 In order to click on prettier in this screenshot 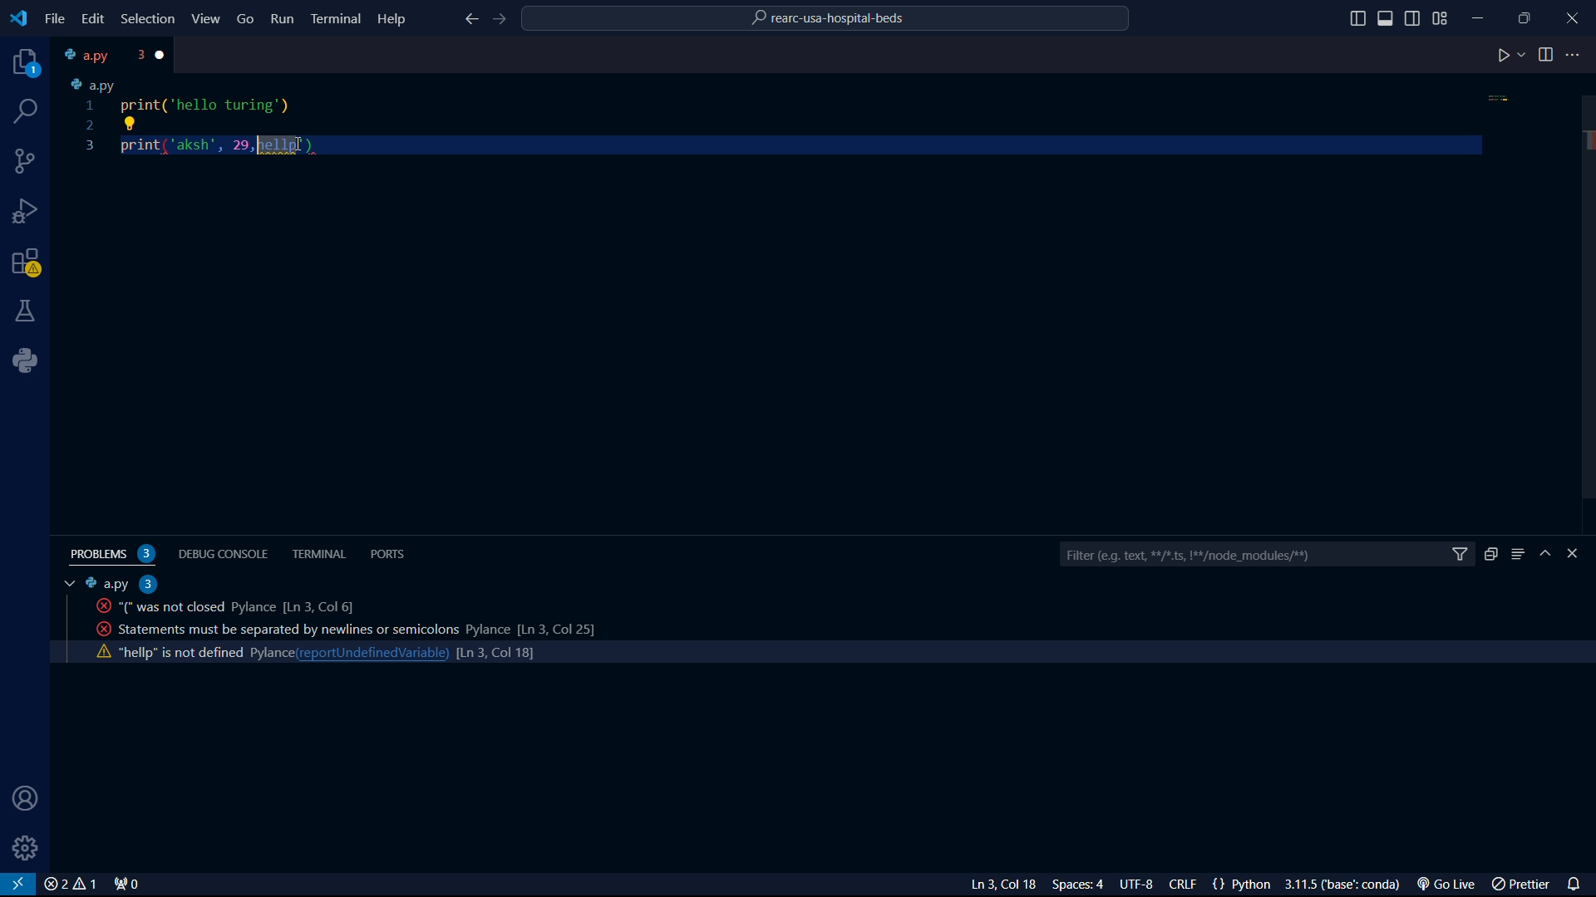, I will do `click(1523, 885)`.